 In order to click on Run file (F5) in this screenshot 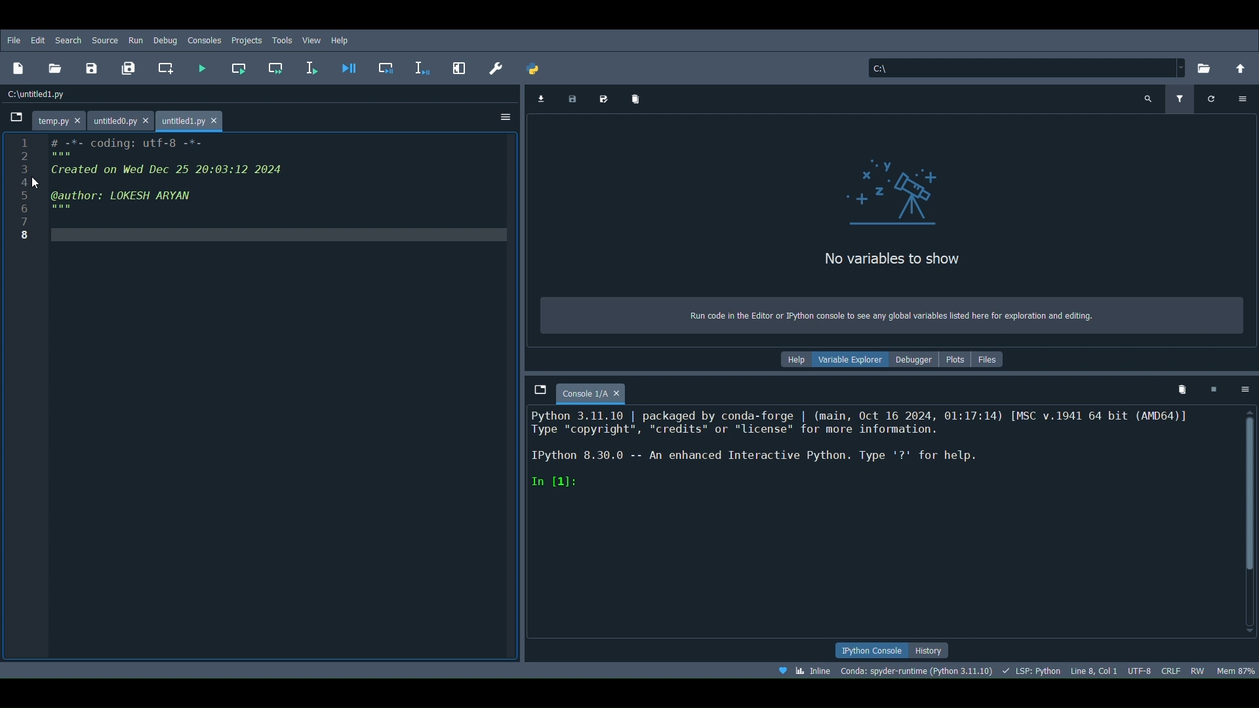, I will do `click(201, 68)`.